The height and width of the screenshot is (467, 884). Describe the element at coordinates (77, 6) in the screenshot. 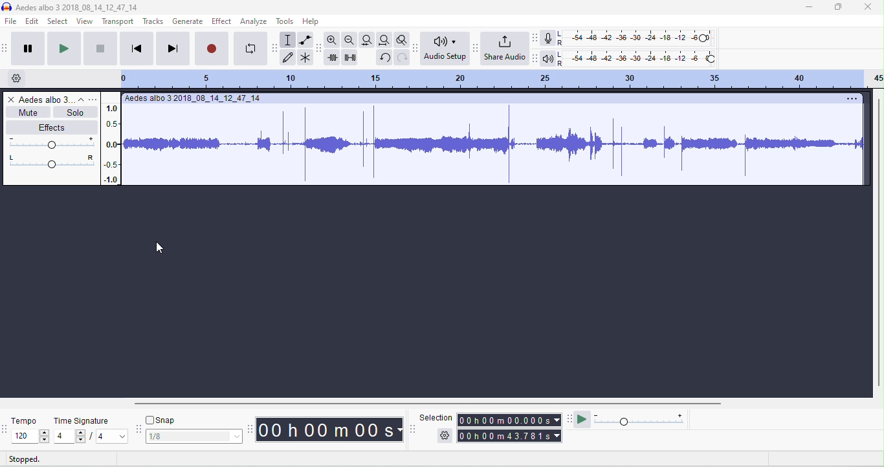

I see `title` at that location.